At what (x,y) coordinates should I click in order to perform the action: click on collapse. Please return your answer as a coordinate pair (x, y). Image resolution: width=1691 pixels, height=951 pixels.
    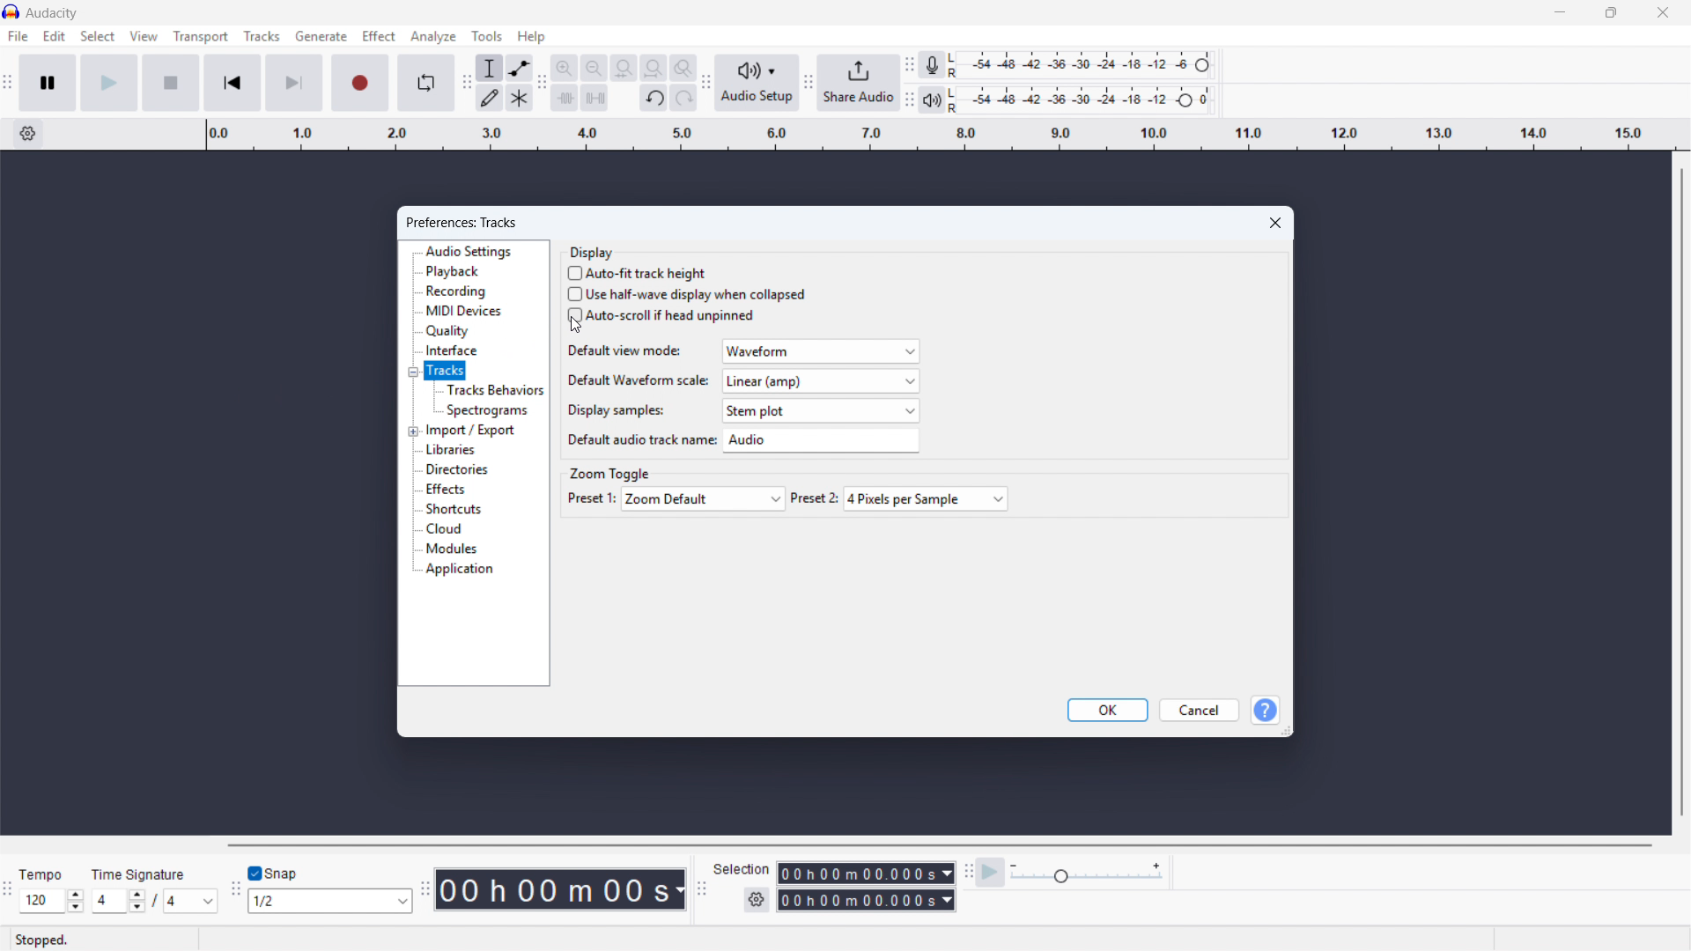
    Looking at the image, I should click on (412, 372).